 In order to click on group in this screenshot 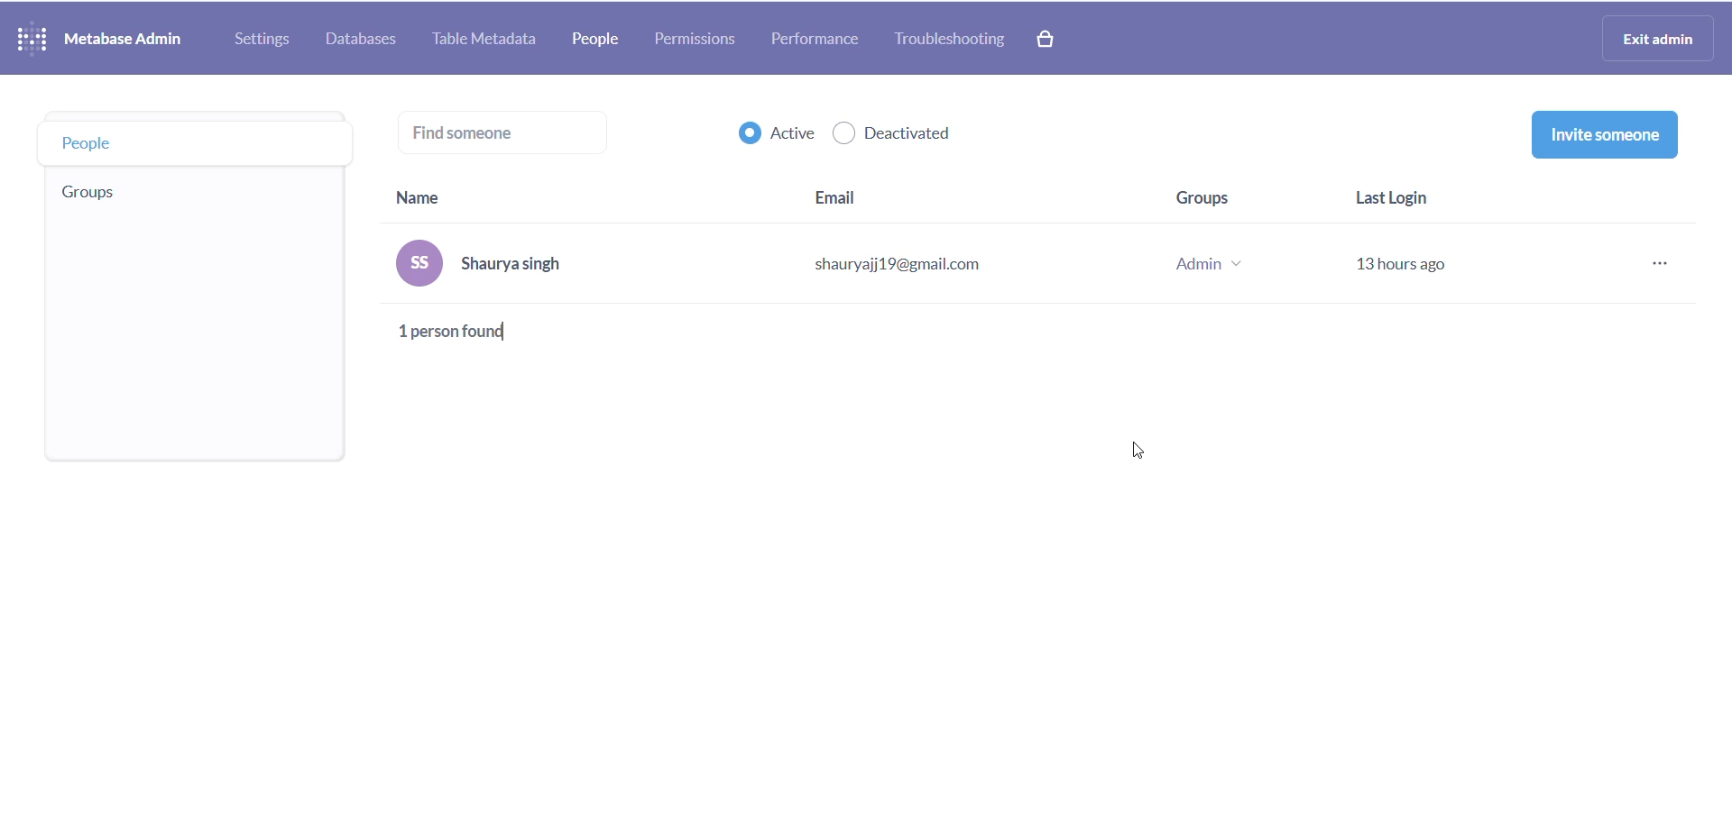, I will do `click(172, 197)`.